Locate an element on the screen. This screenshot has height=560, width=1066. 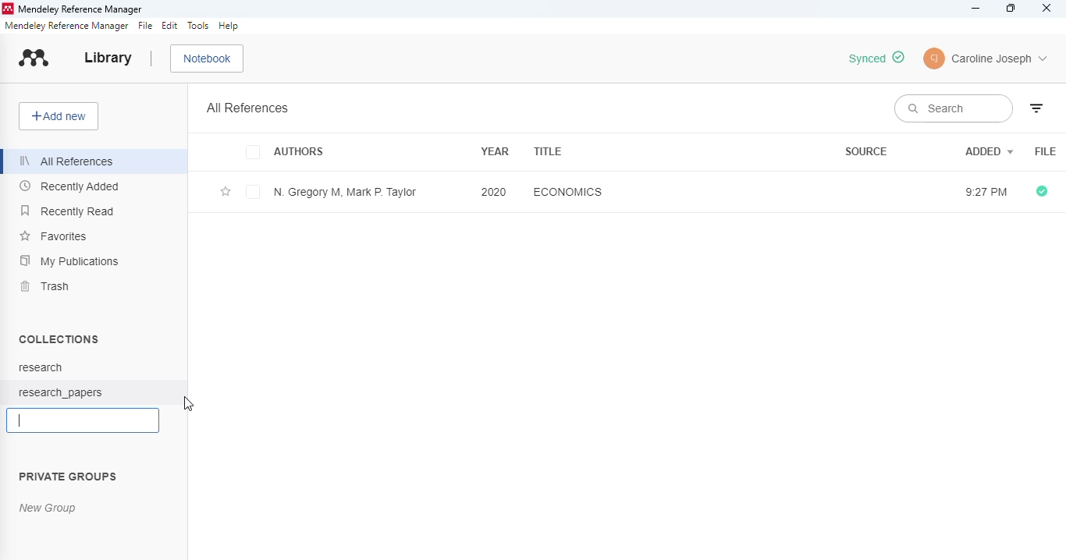
private groups is located at coordinates (69, 476).